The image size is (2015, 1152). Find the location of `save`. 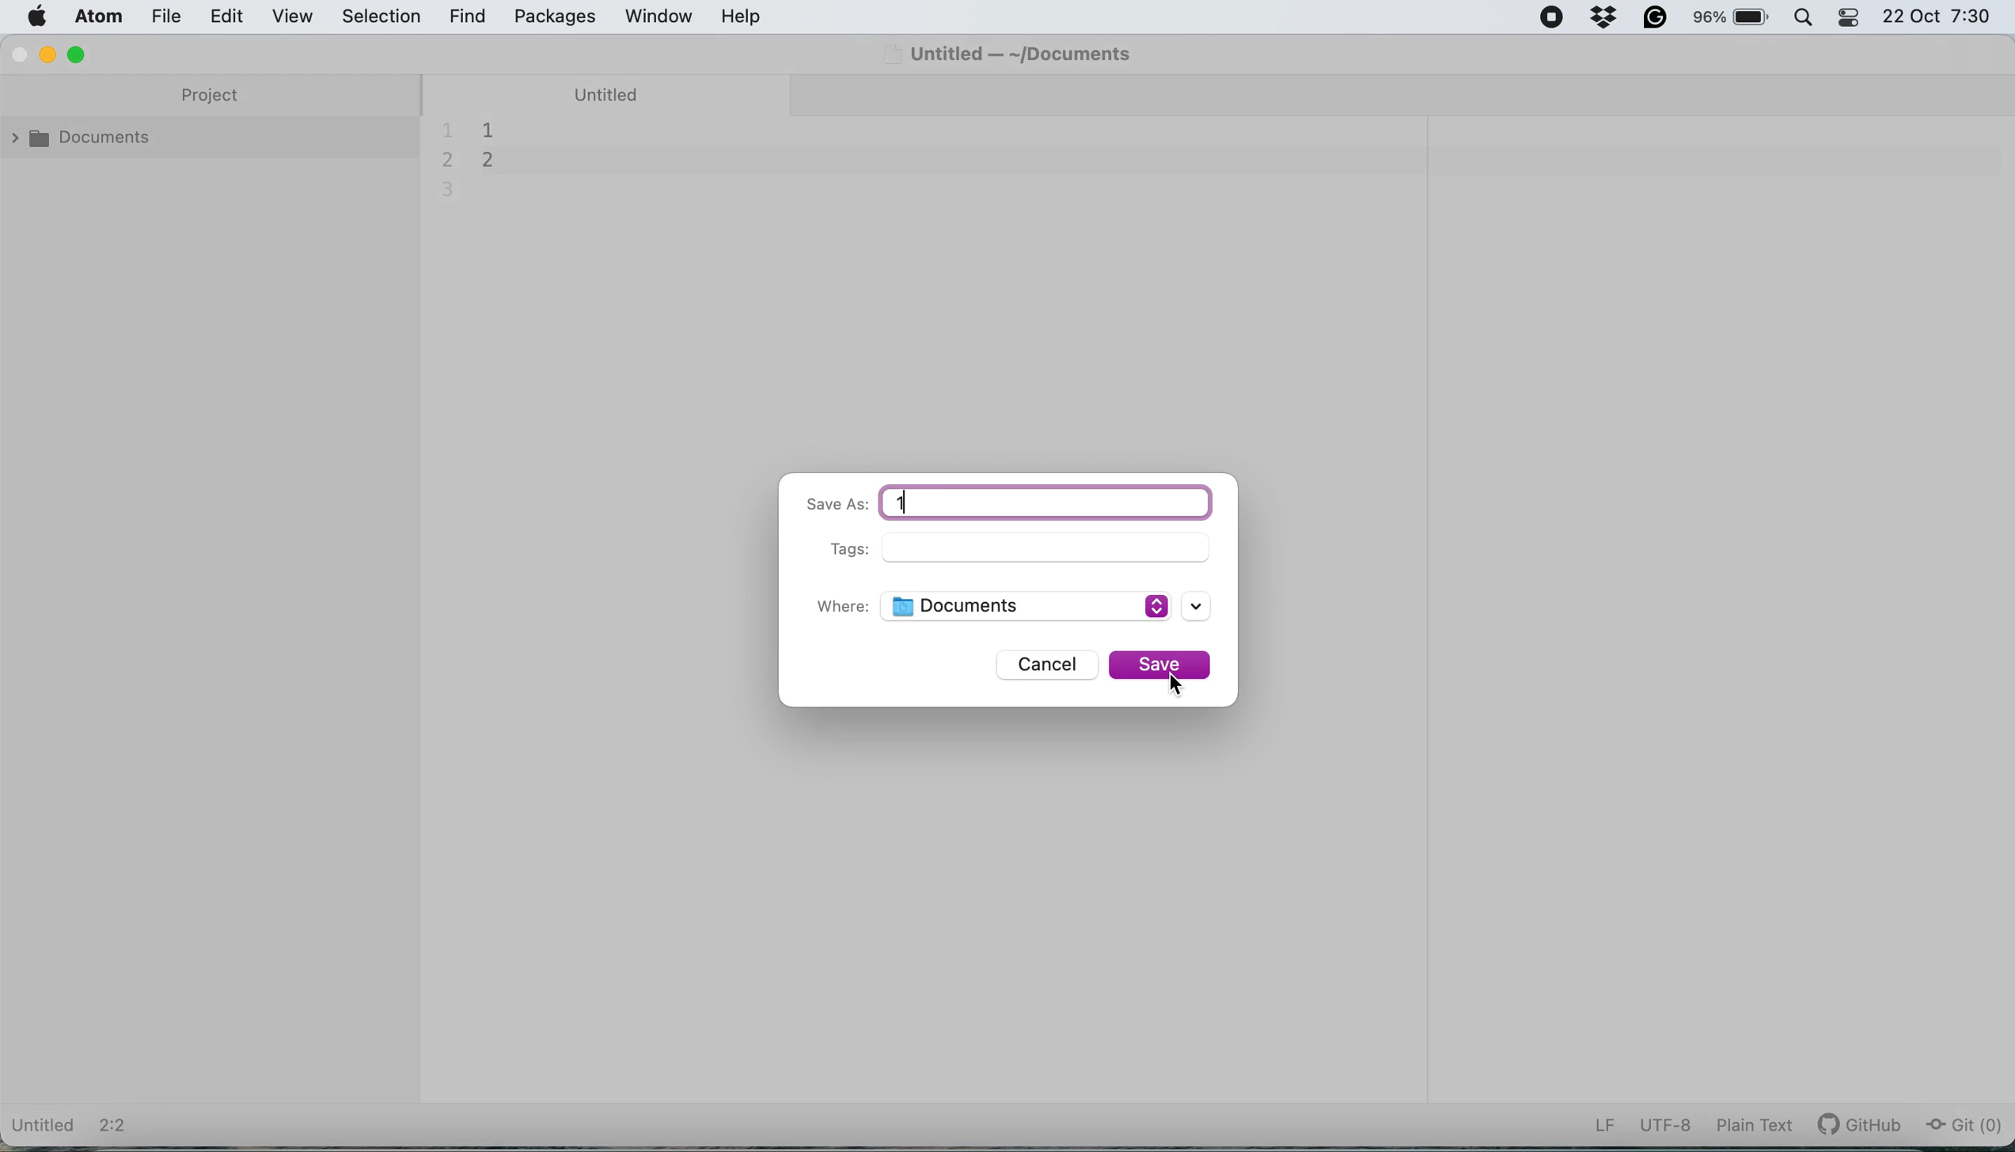

save is located at coordinates (1163, 665).